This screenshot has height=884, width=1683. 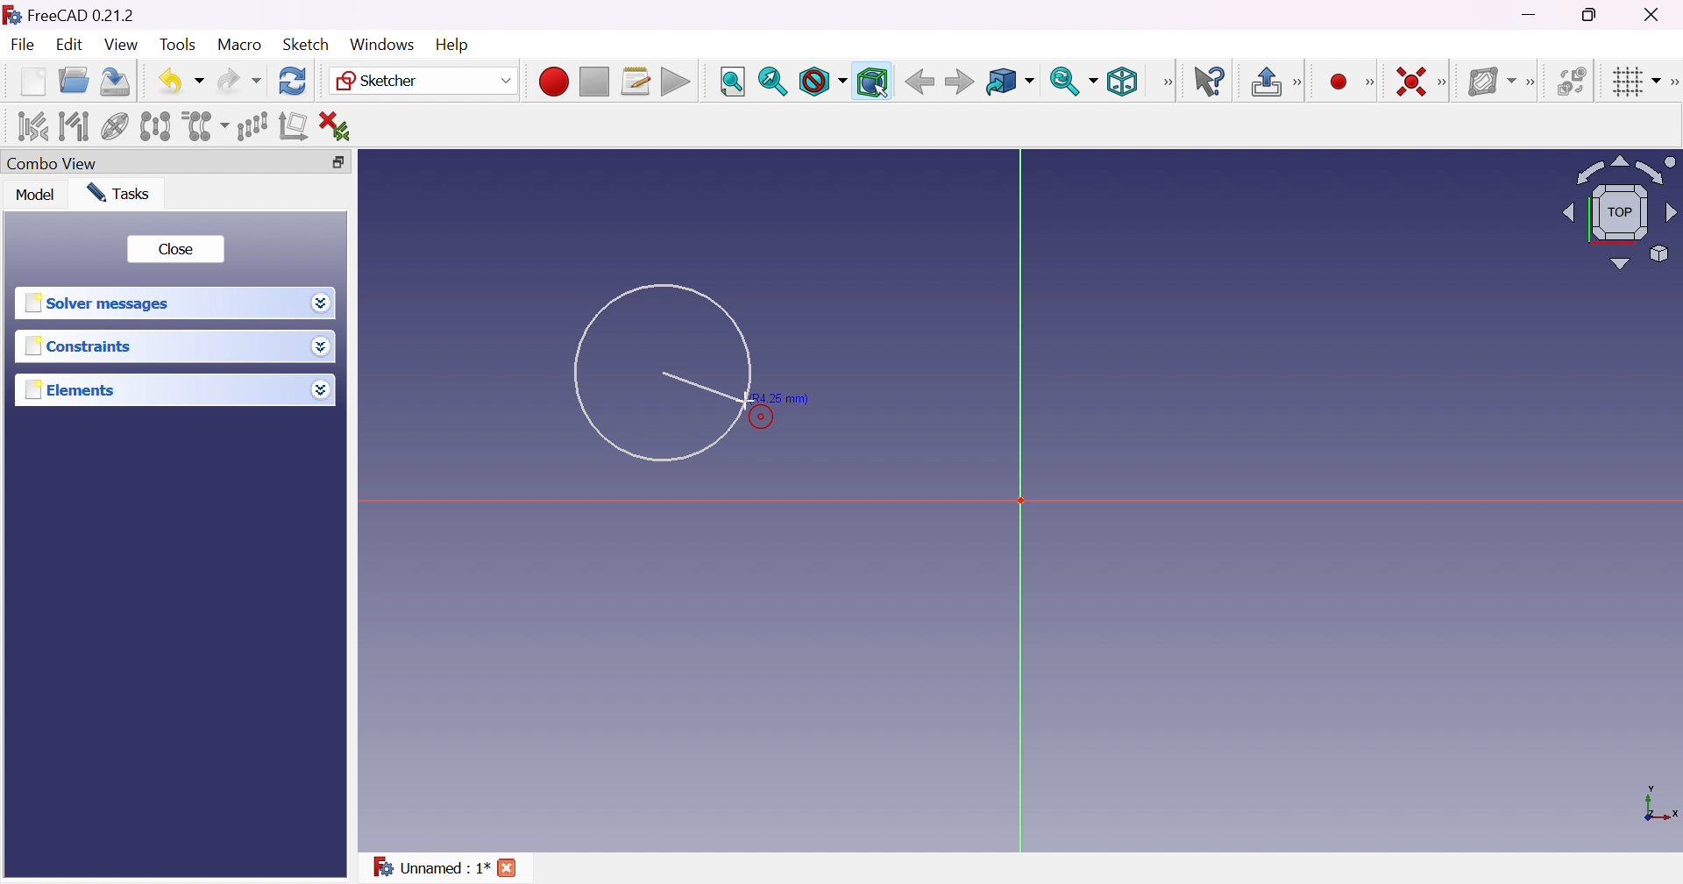 What do you see at coordinates (1491, 82) in the screenshot?
I see `Show/hide B-spline information layer` at bounding box center [1491, 82].